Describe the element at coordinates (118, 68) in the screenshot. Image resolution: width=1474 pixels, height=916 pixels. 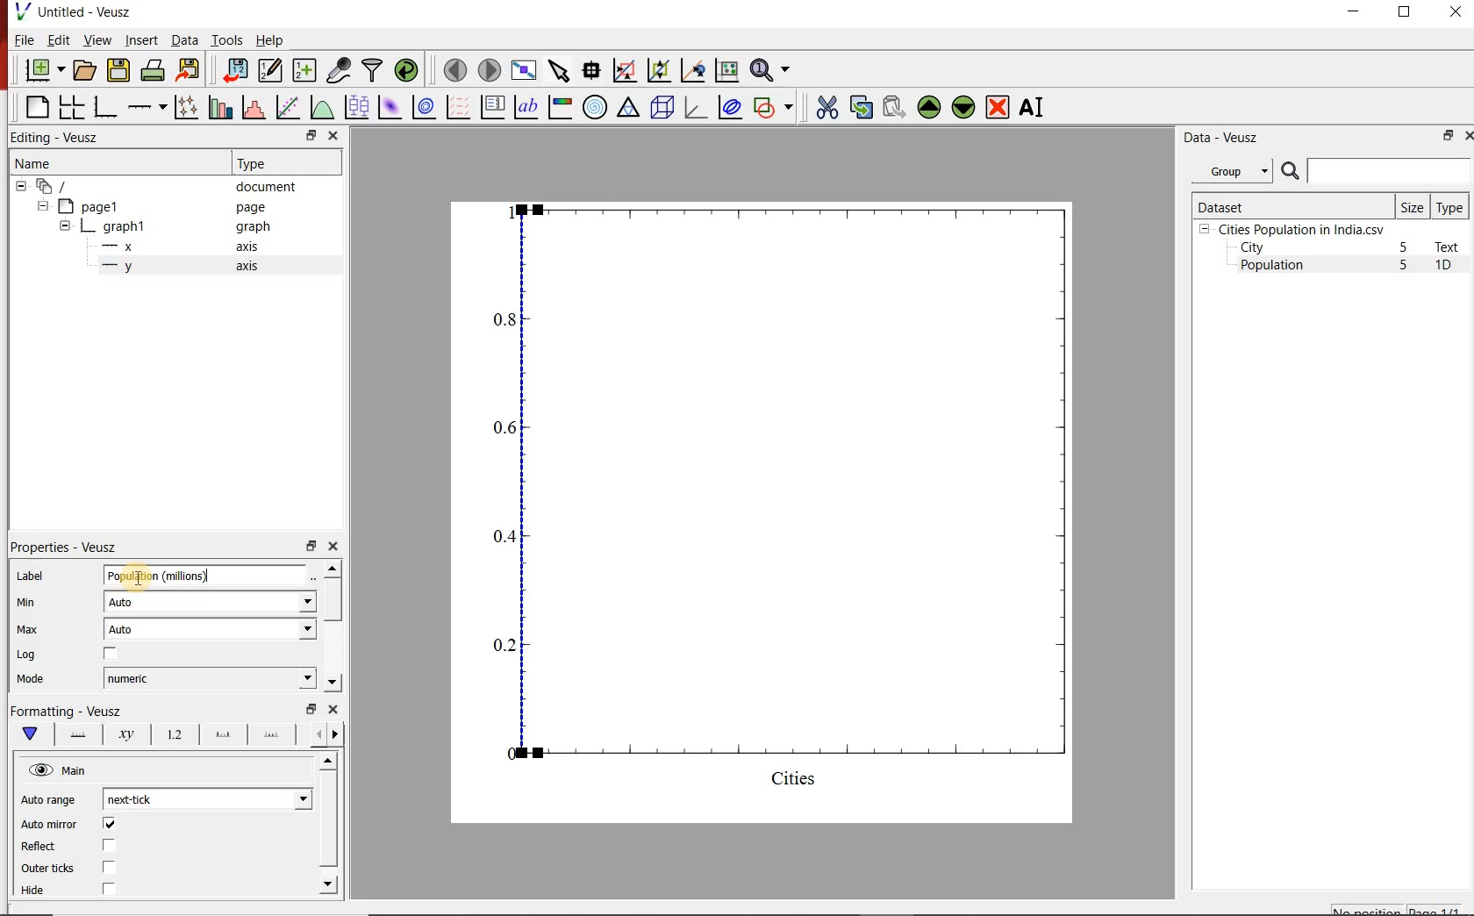
I see `save the document` at that location.